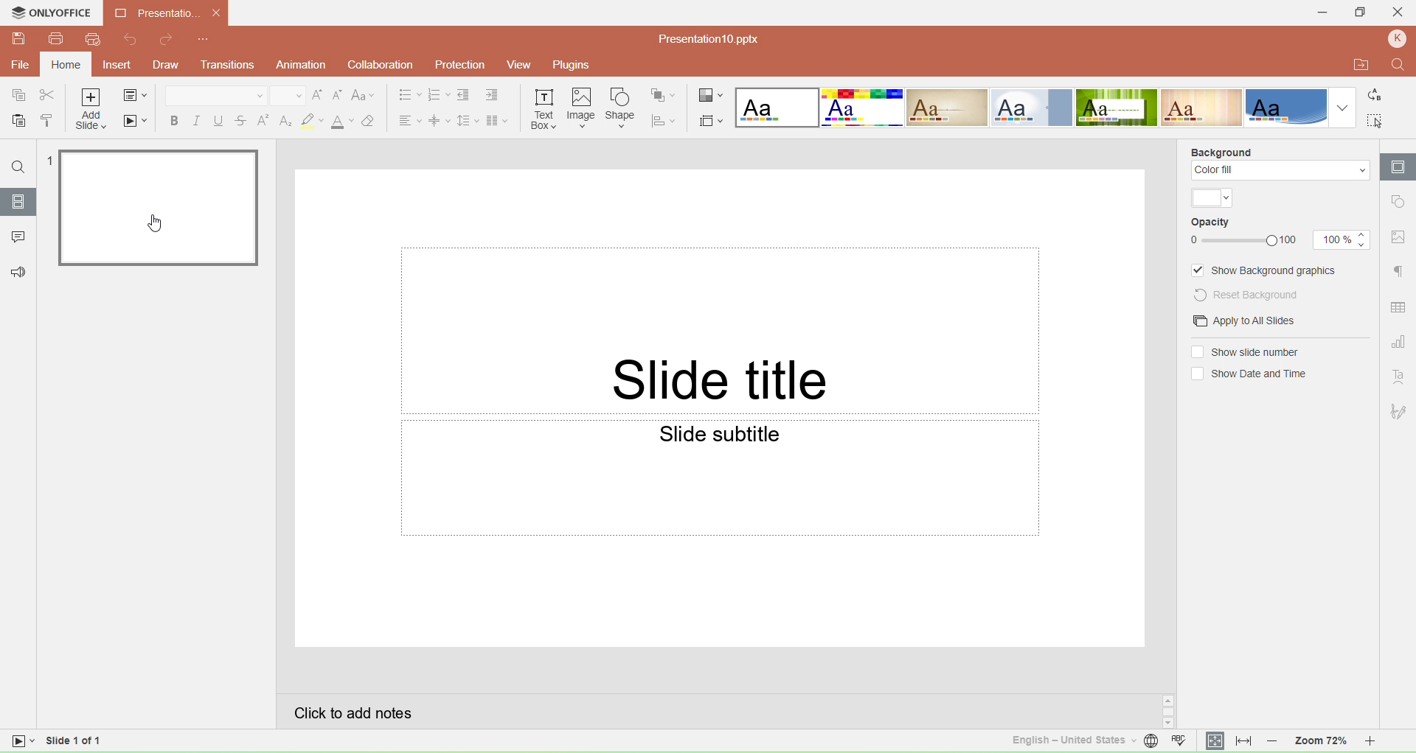  Describe the element at coordinates (715, 710) in the screenshot. I see `Click to add slides` at that location.